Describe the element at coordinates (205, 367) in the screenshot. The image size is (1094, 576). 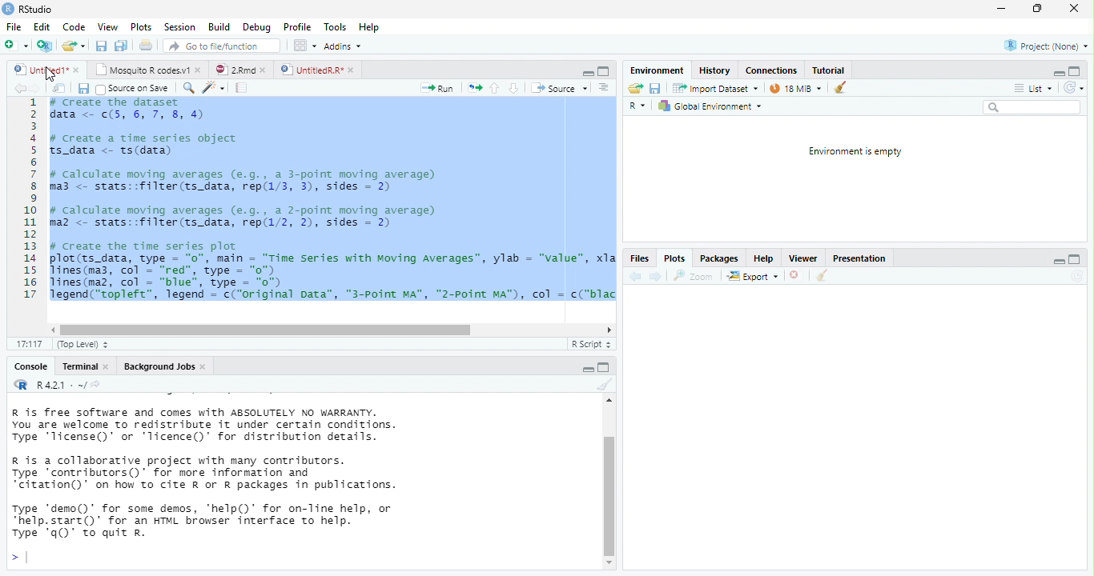
I see `close` at that location.